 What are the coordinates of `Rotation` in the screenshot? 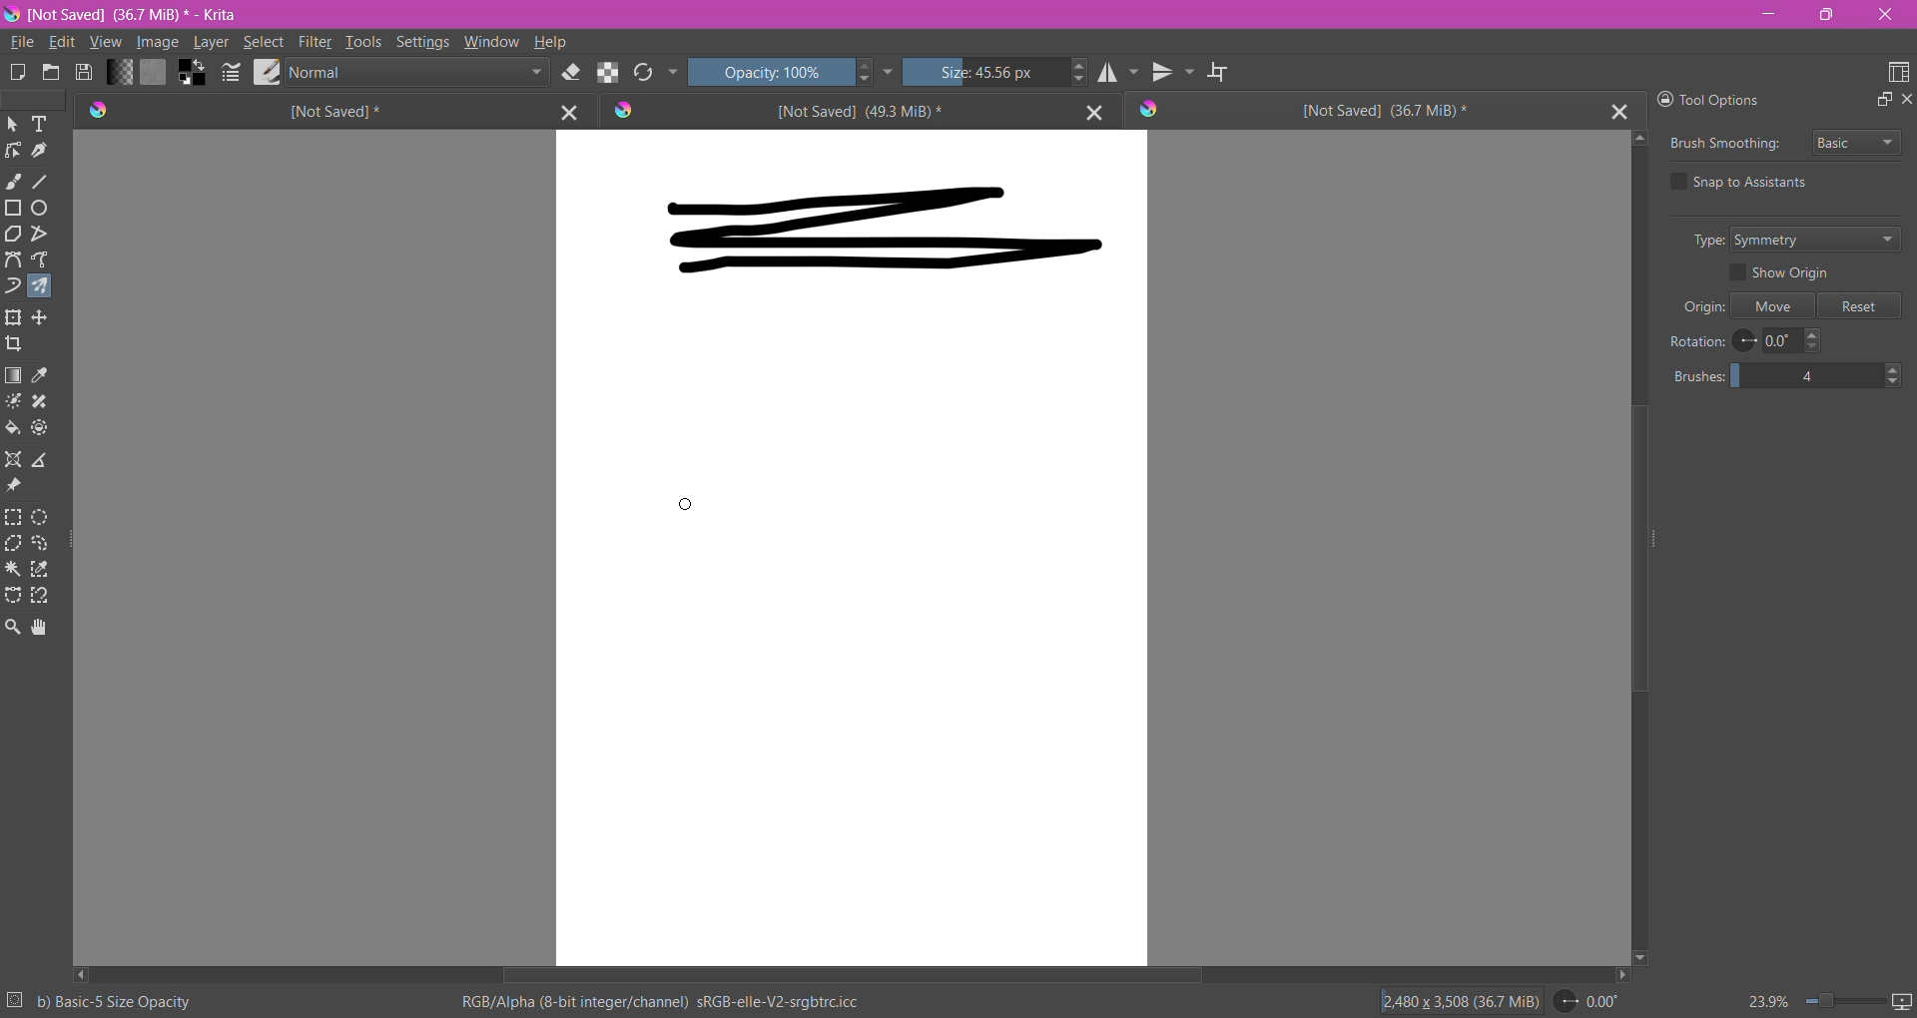 It's located at (1696, 341).